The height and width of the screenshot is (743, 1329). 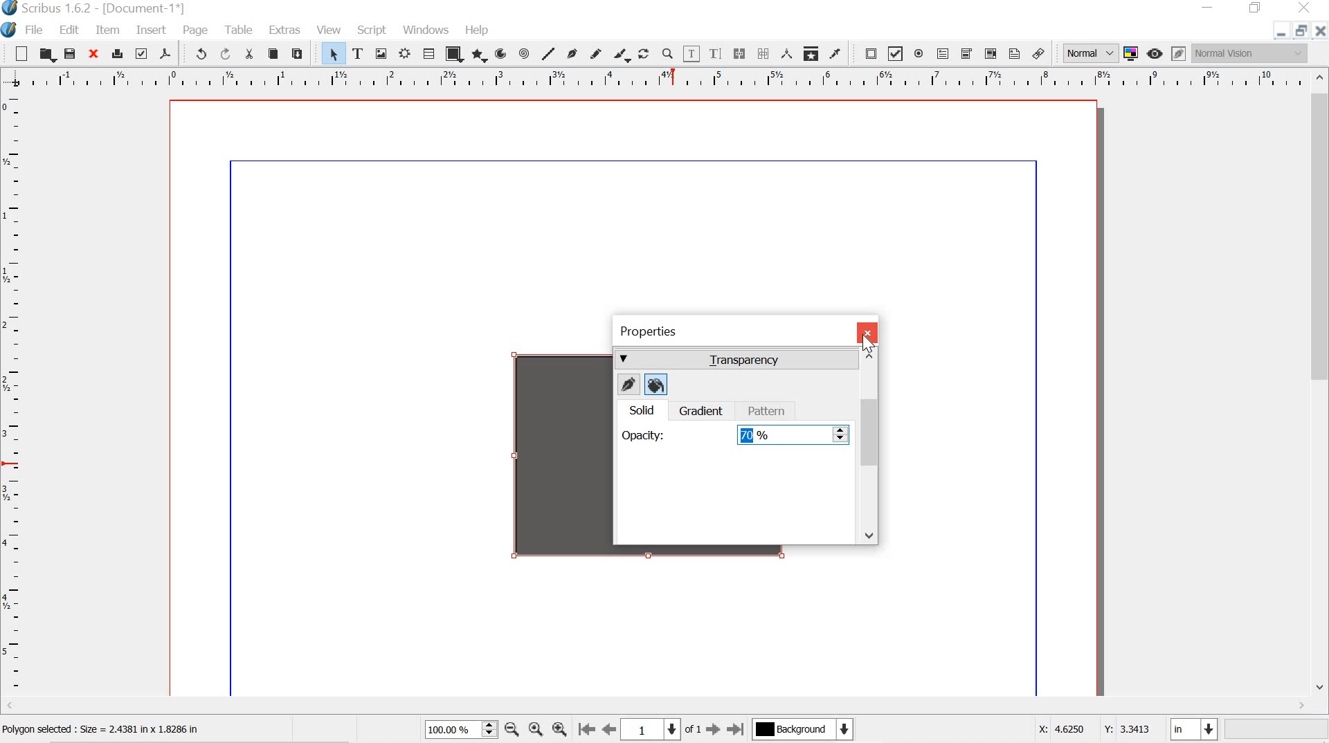 What do you see at coordinates (11, 30) in the screenshot?
I see `scribus logo` at bounding box center [11, 30].